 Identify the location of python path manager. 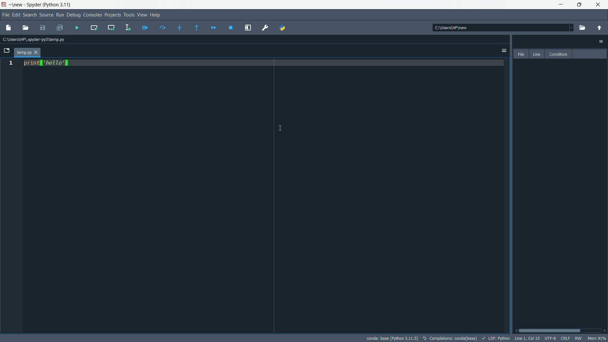
(283, 28).